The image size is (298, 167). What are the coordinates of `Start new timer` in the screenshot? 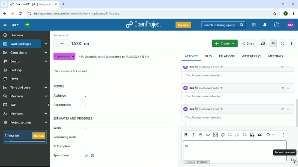 It's located at (263, 44).